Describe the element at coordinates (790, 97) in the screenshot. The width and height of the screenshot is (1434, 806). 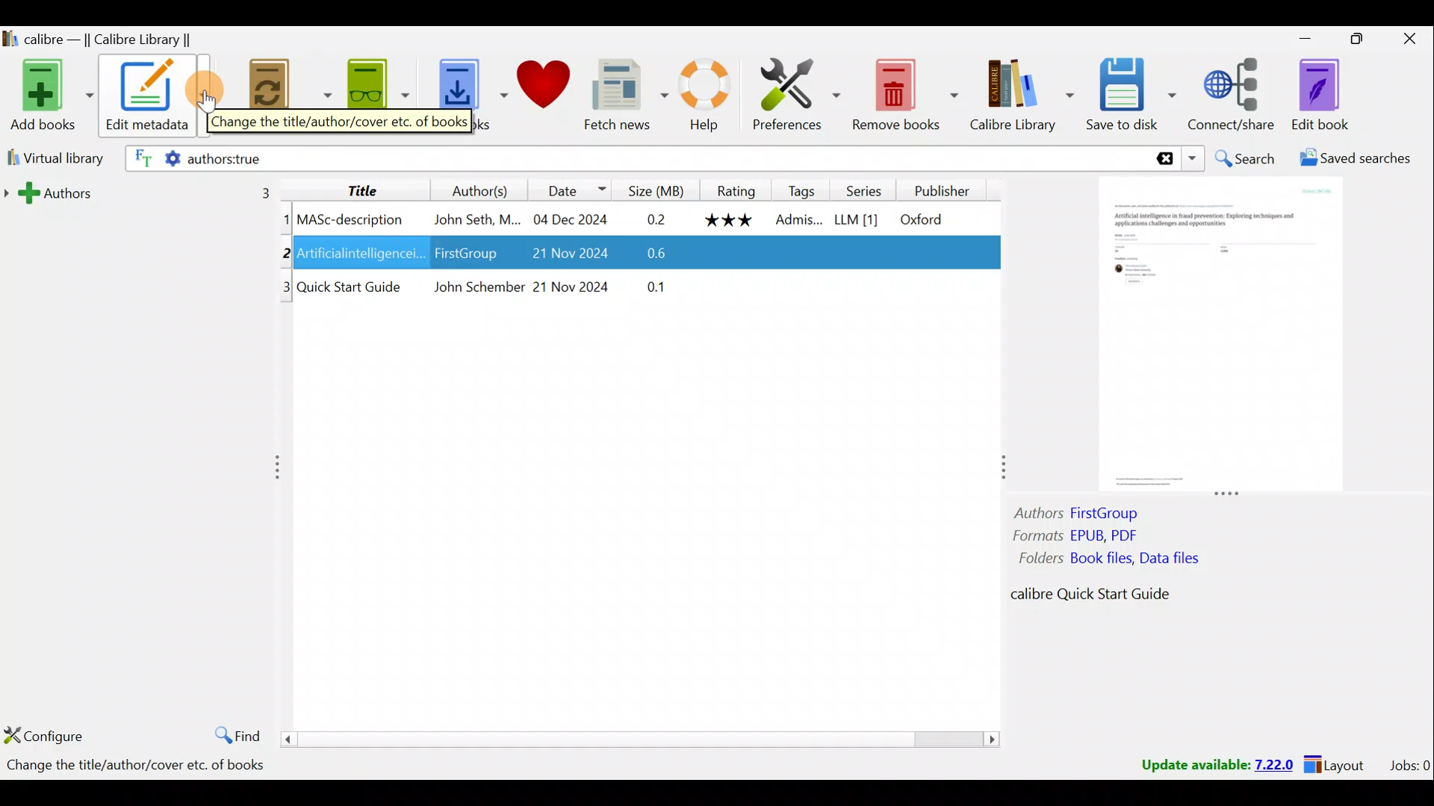
I see `Preferences` at that location.